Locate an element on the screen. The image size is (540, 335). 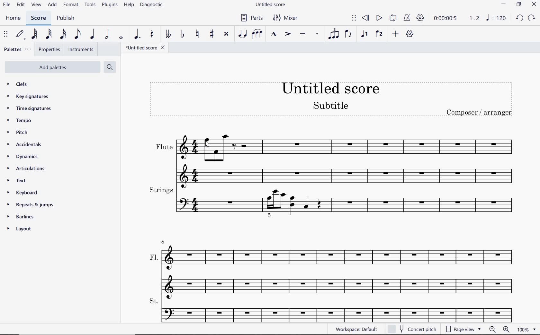
flute is located at coordinates (336, 157).